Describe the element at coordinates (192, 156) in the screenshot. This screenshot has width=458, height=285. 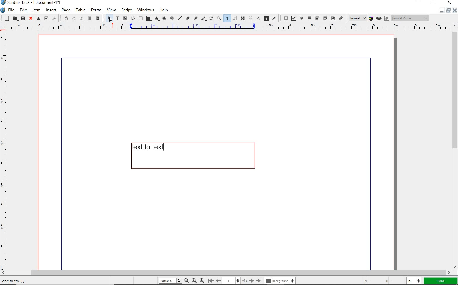
I see `text to text` at that location.